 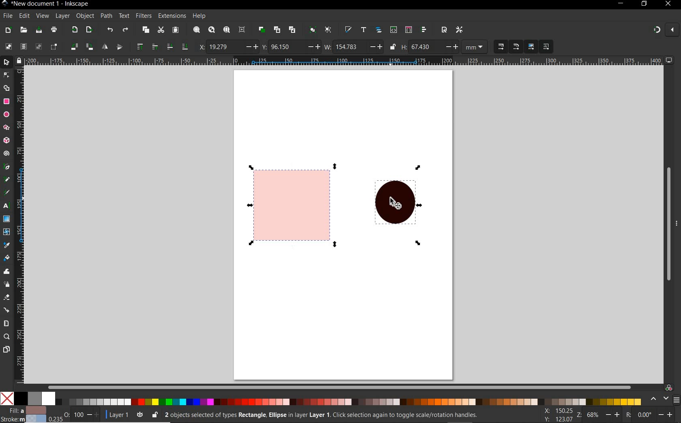 What do you see at coordinates (212, 30) in the screenshot?
I see `zoom drawing` at bounding box center [212, 30].